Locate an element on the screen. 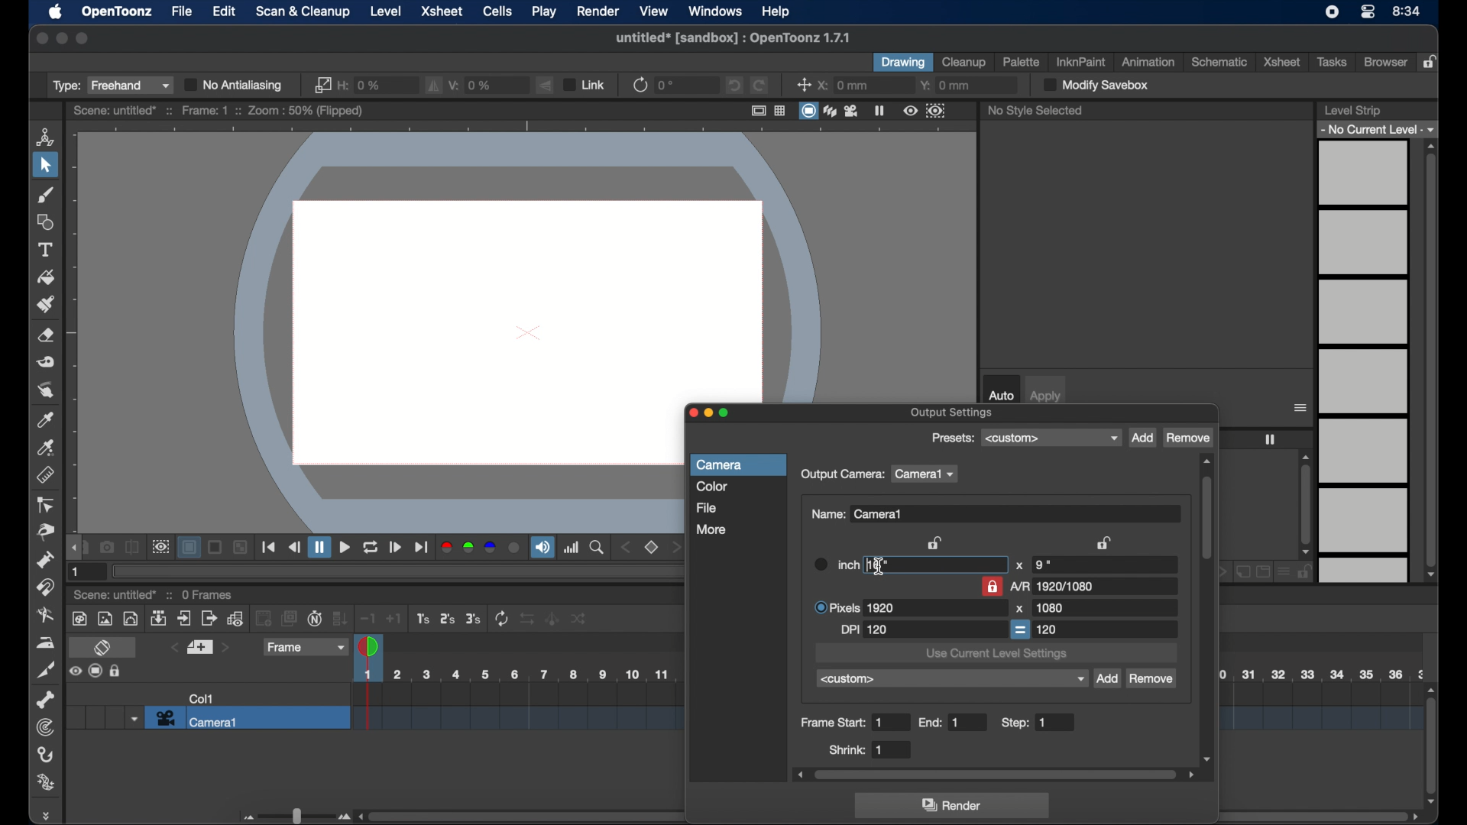  modify save box is located at coordinates (1094, 85).